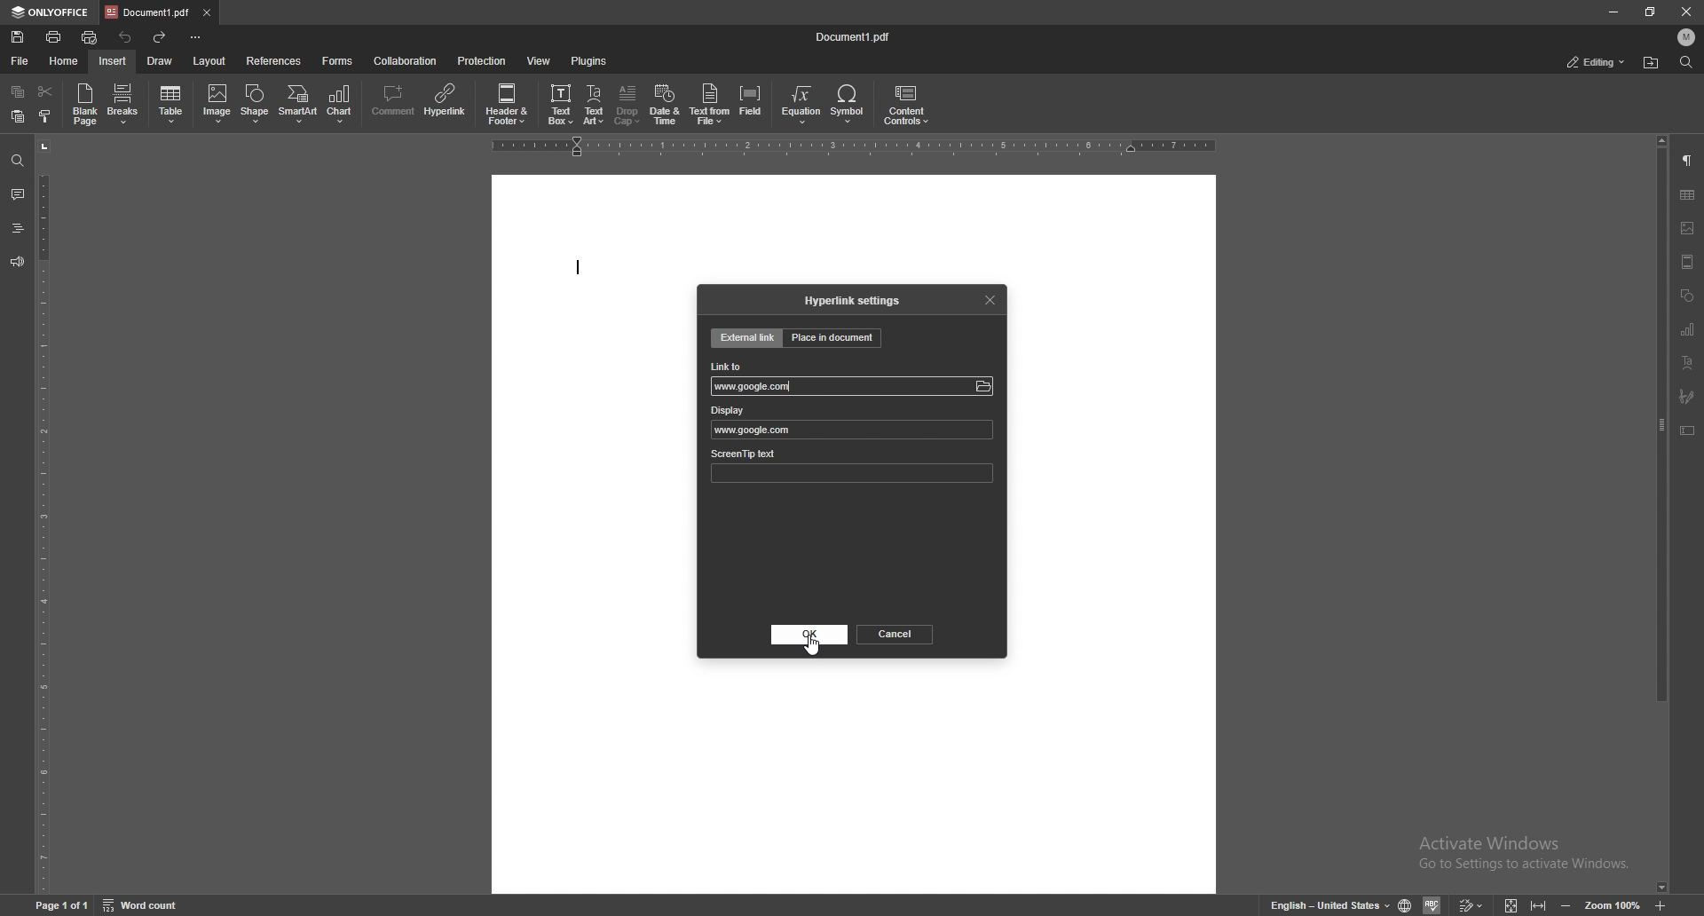 This screenshot has height=916, width=1704. I want to click on comments, so click(15, 193).